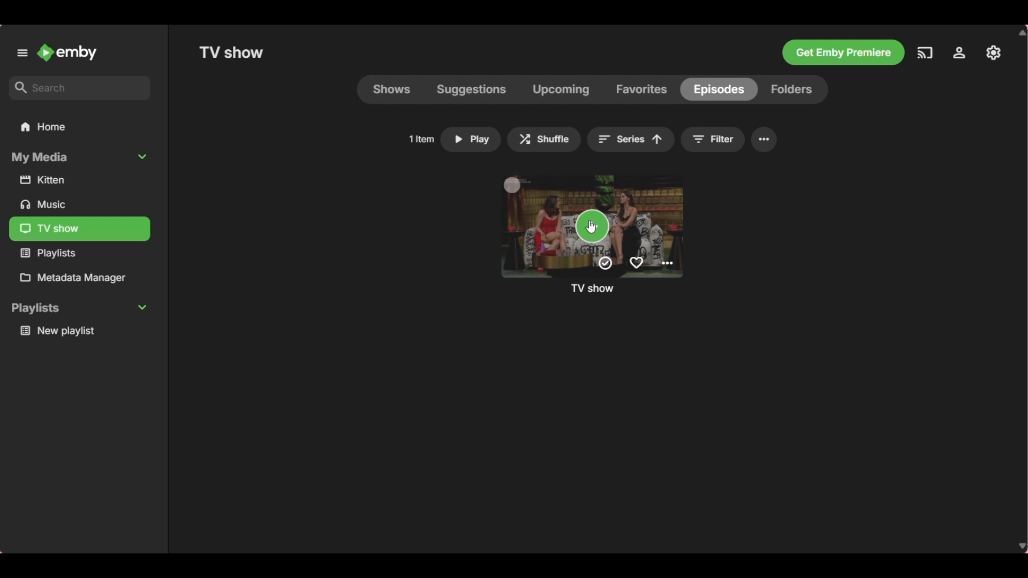 Image resolution: width=1028 pixels, height=578 pixels. I want to click on Unpin left panel, so click(22, 53).